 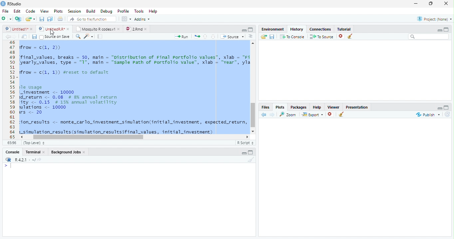 I want to click on Plots, so click(x=280, y=107).